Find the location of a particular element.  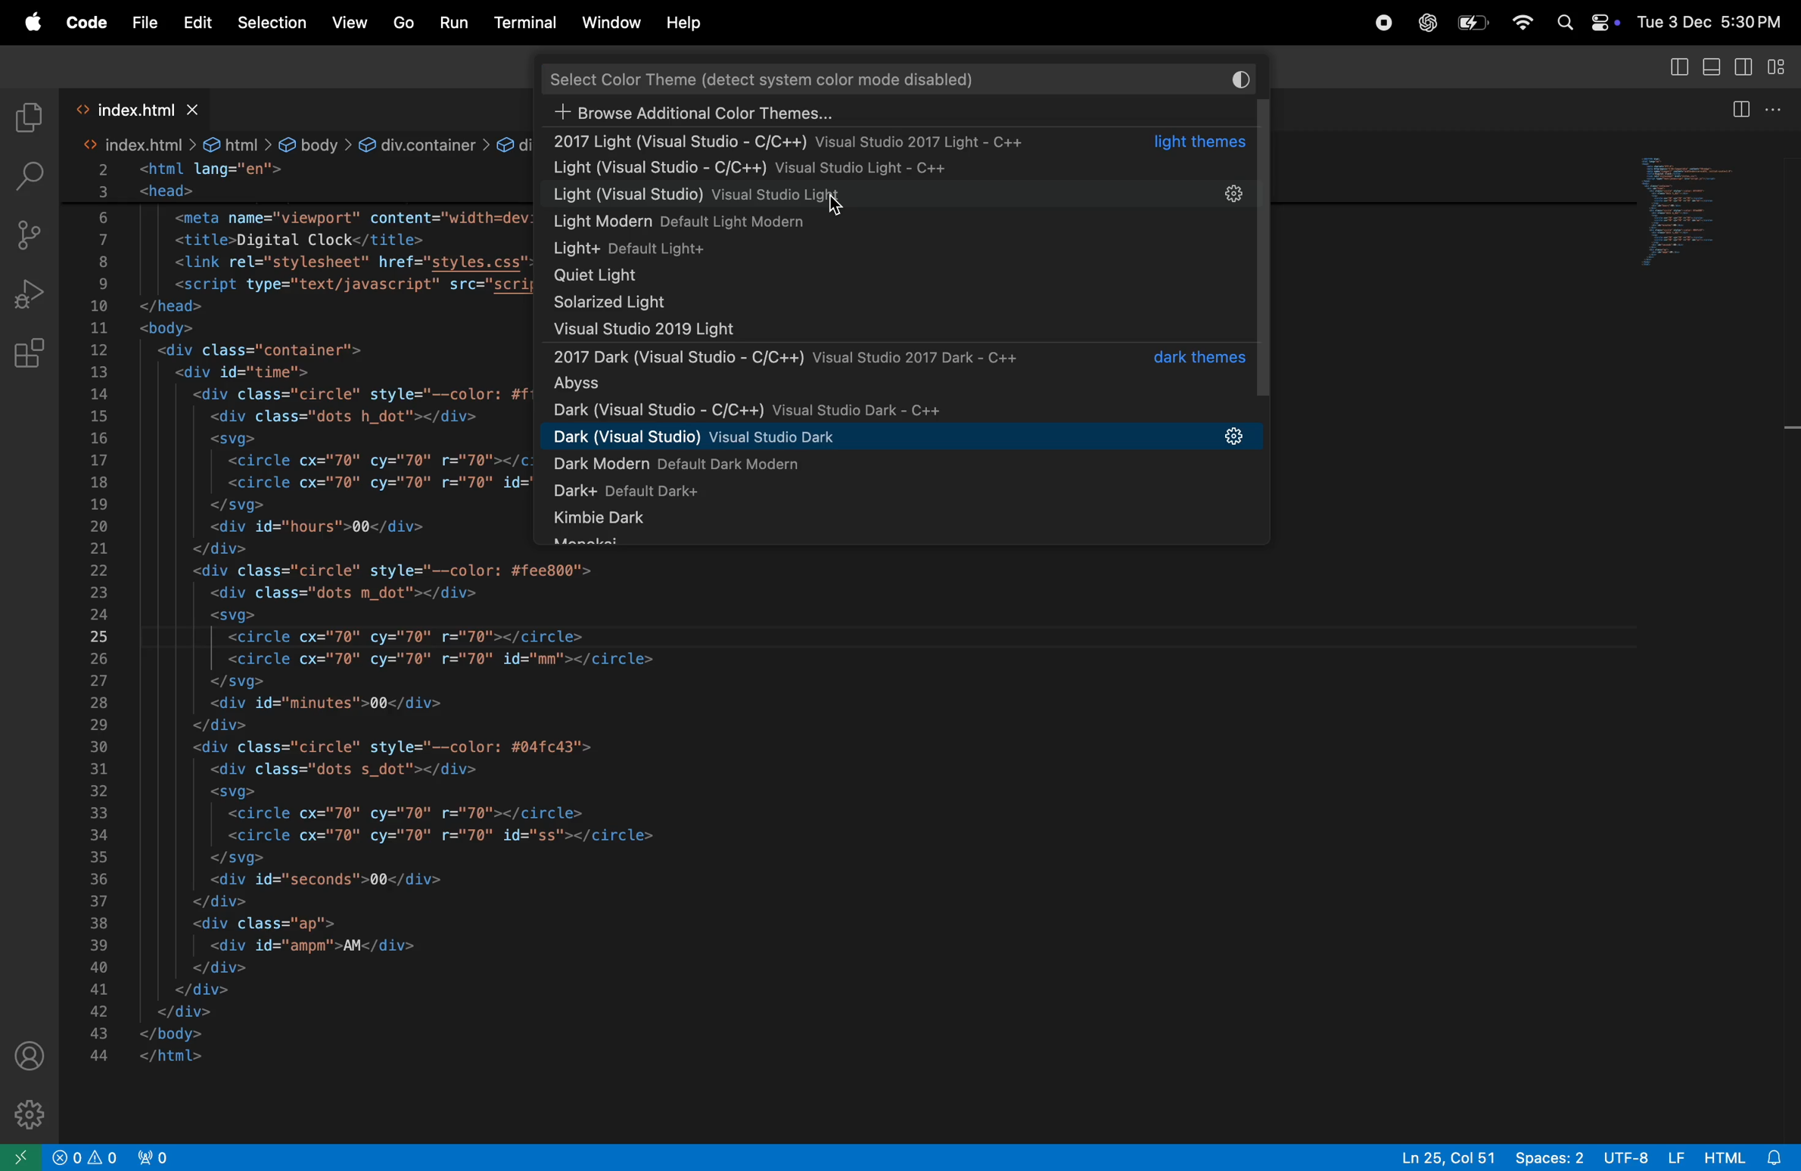

no problems is located at coordinates (82, 1157).